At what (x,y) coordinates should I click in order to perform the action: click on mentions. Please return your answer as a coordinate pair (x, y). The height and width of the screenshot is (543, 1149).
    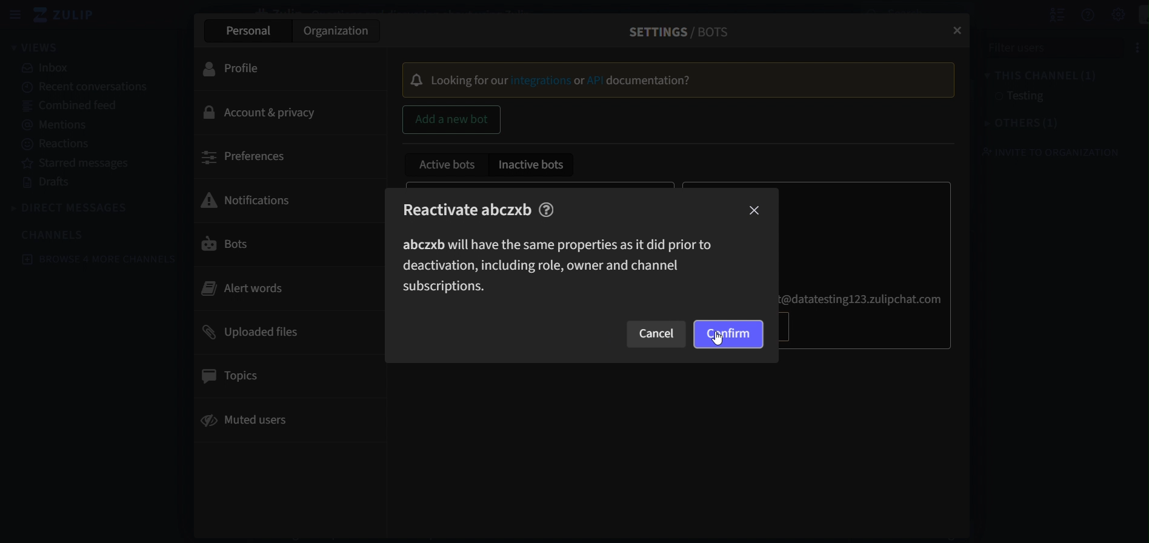
    Looking at the image, I should click on (53, 124).